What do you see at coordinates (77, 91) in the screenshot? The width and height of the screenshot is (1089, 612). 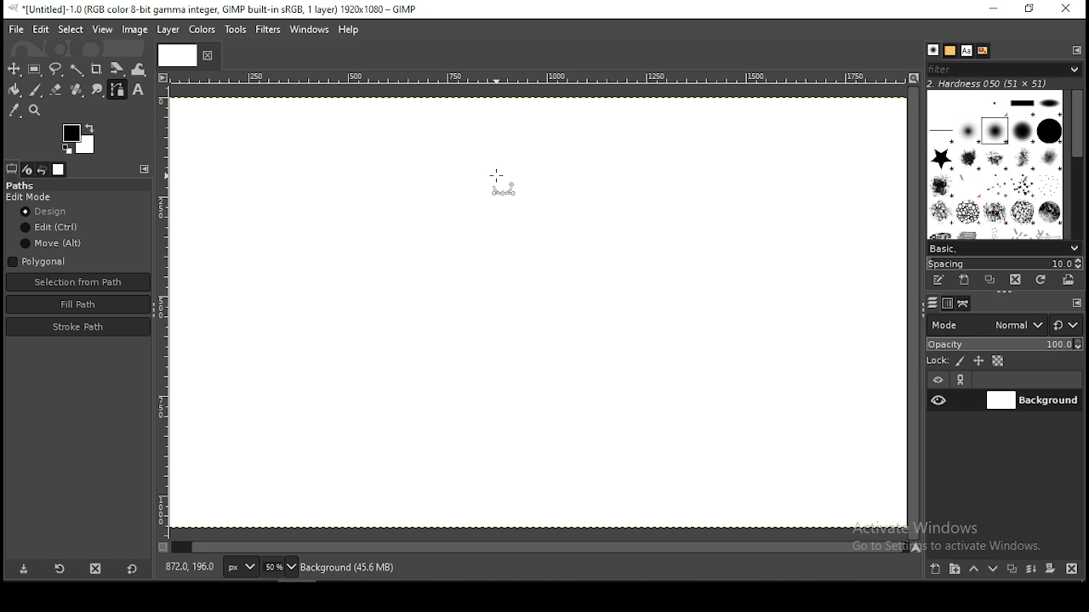 I see `heal tool` at bounding box center [77, 91].